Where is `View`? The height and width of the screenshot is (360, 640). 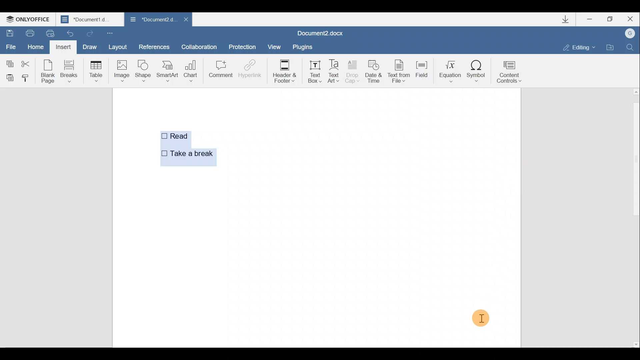 View is located at coordinates (272, 46).